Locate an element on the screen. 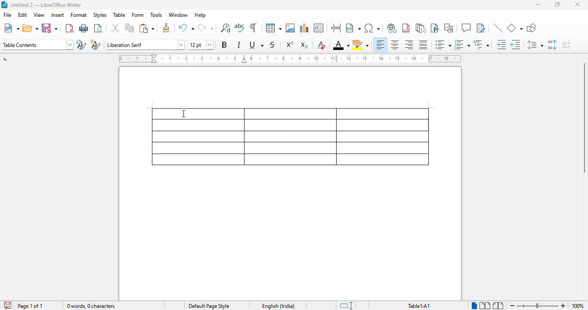 This screenshot has height=310, width=588. insert bookmark is located at coordinates (435, 28).